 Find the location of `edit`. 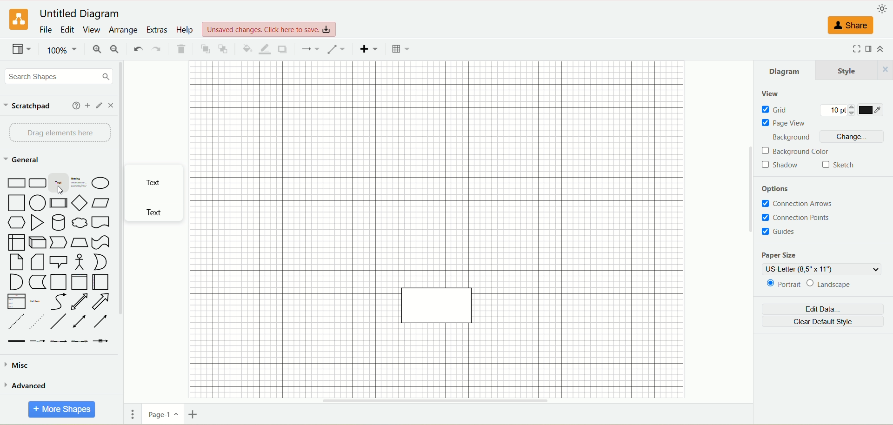

edit is located at coordinates (100, 106).